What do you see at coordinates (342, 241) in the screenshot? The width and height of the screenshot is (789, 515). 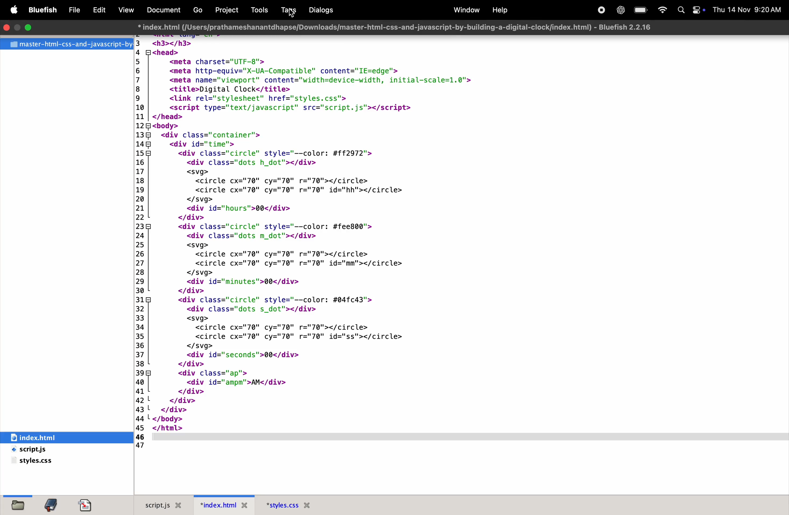 I see `<h3></h3>
<head>

<meta charset="UTF-8">
<meta http-equiv="X-UA-Compatible" content="IE=edge">
<meta name="viewport" content="width=device-width, initial-scale=1.0">
<title>Digital Clock</title>
<link rel="stylesheet" href="styles.css">

/] <script type="text/javascript" src="script.js"></script>

1 | </head>

2 <body>

38 <div class="container">

4H <div id="time">

5 <div class="circle" style="--color: #ff2972">

6 <div class="dots h_dot"></div>

7 <svg>

8 <circle cx="70" cy="70" r="70"></circle>

9 <circle cx="70" cy="70" r="70" id="hh"></circle>

] </svg>

1 <div id="hours">00</div>

2 </div>

3 <div class="circle" style="--color: #fee800">

4 <div class="dots m_dot"></div>

5 <svg>

6 <circle cx="70" cy="70" r="70"></circle>

7 <circle cx="70" cy="70" r="70" id="mm'></circle>

8 </svg>

9 <div id="minutes">00</div>

0 </div>

1 <div class="circle" style="--color: #04fc43">

2 <div class="dots s_dot"></div>

3 <svg>

4 <circle cx="70" cy="70" r="70"></circle>

5 <circle cx="70" cy="70" r="70" id="ss'></circle>

6 </svg>

7 <div id="seconds">00</div>

8 </div>

9 <div class="ap">

o] <div id="ampm">AM</div>

1 </div>

2L </div>

3L </div>

4 L </body>

5 </html>

6

yy` at bounding box center [342, 241].